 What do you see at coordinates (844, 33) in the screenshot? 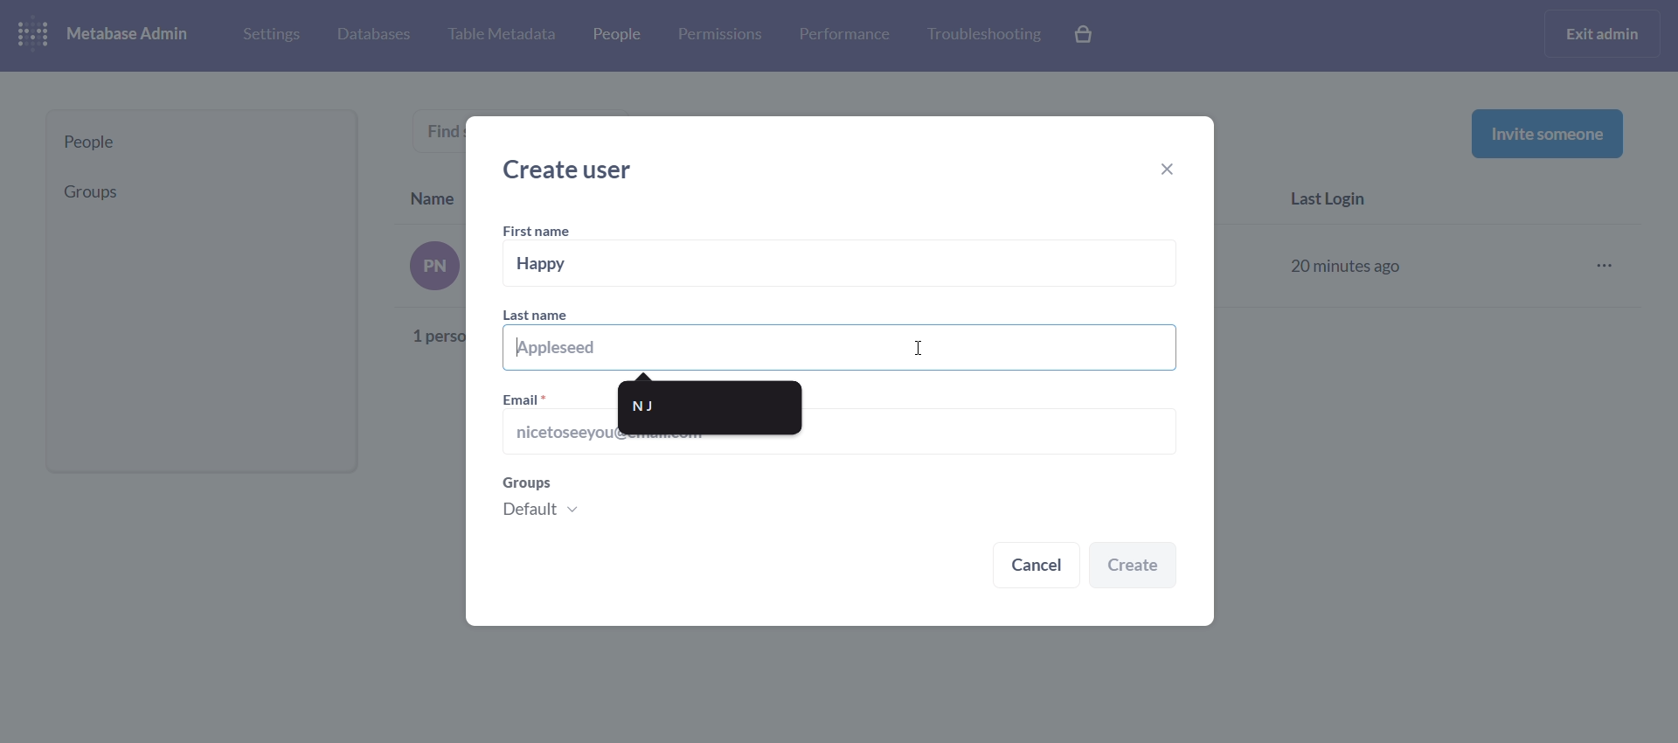
I see `performance` at bounding box center [844, 33].